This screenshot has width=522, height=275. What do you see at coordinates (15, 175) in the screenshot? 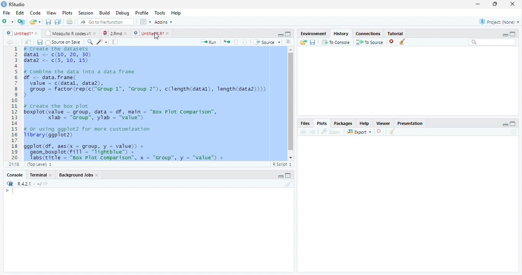
I see `Console` at bounding box center [15, 175].